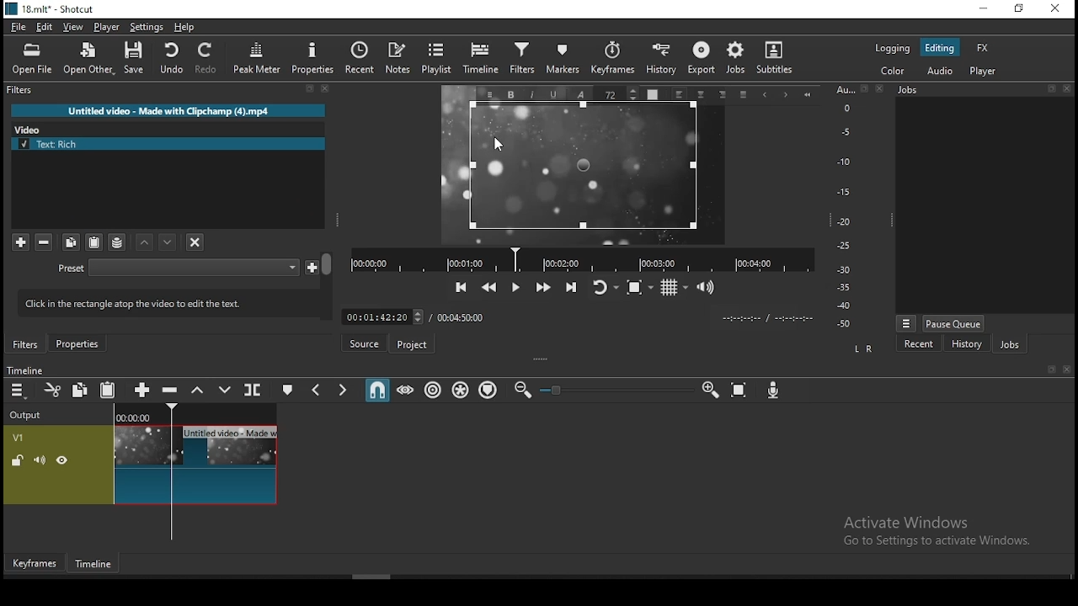 The image size is (1078, 606). What do you see at coordinates (363, 343) in the screenshot?
I see `source` at bounding box center [363, 343].